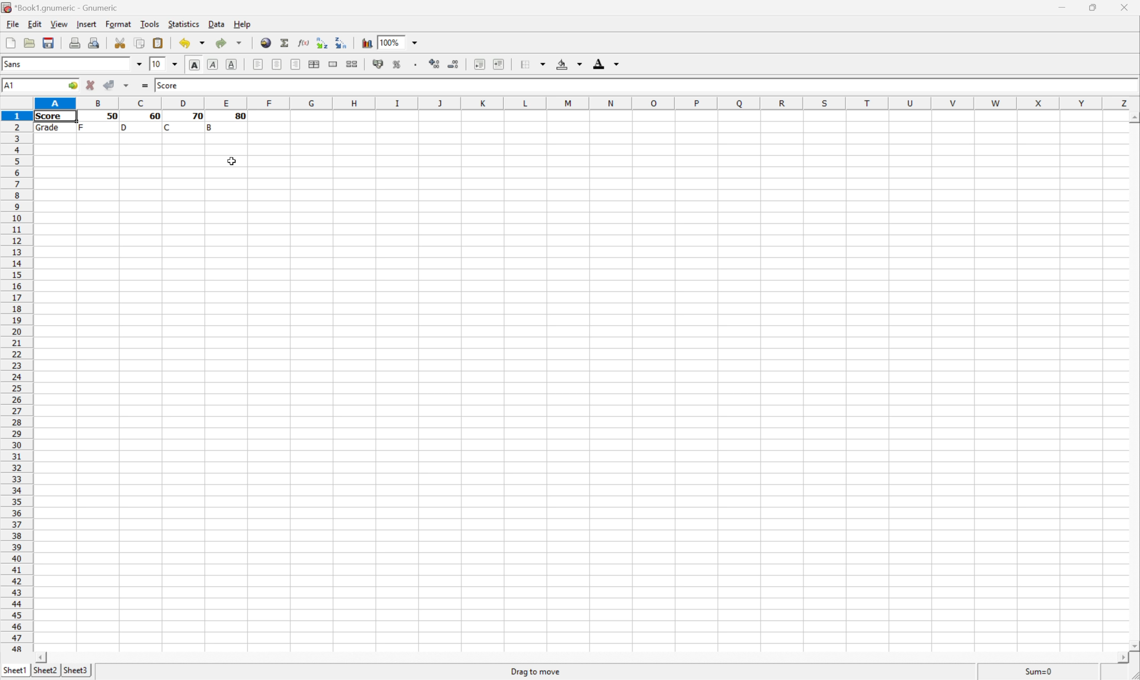 The height and width of the screenshot is (680, 1140). Describe the element at coordinates (315, 64) in the screenshot. I see `Center horizontally across the selection` at that location.